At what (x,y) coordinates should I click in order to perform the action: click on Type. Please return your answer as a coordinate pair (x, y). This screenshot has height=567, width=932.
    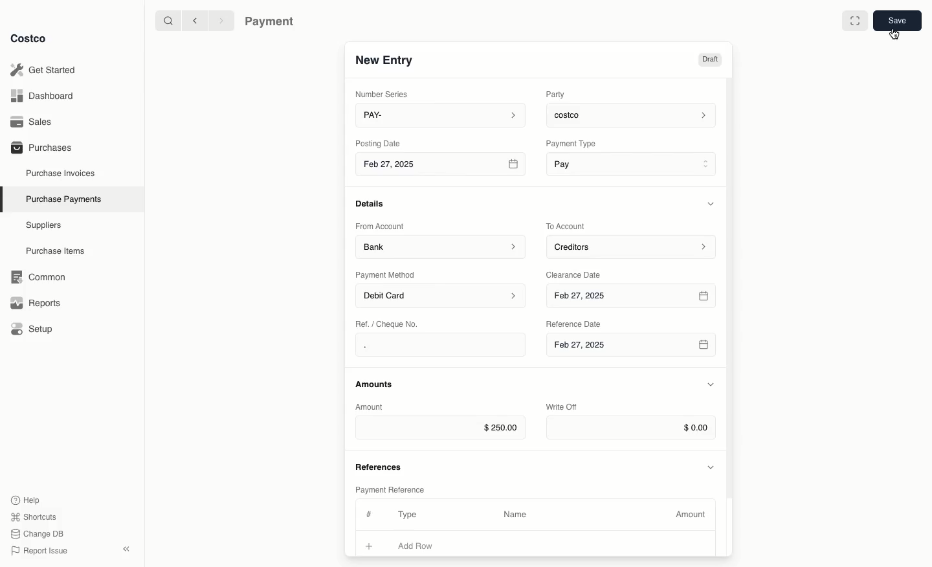
    Looking at the image, I should click on (410, 515).